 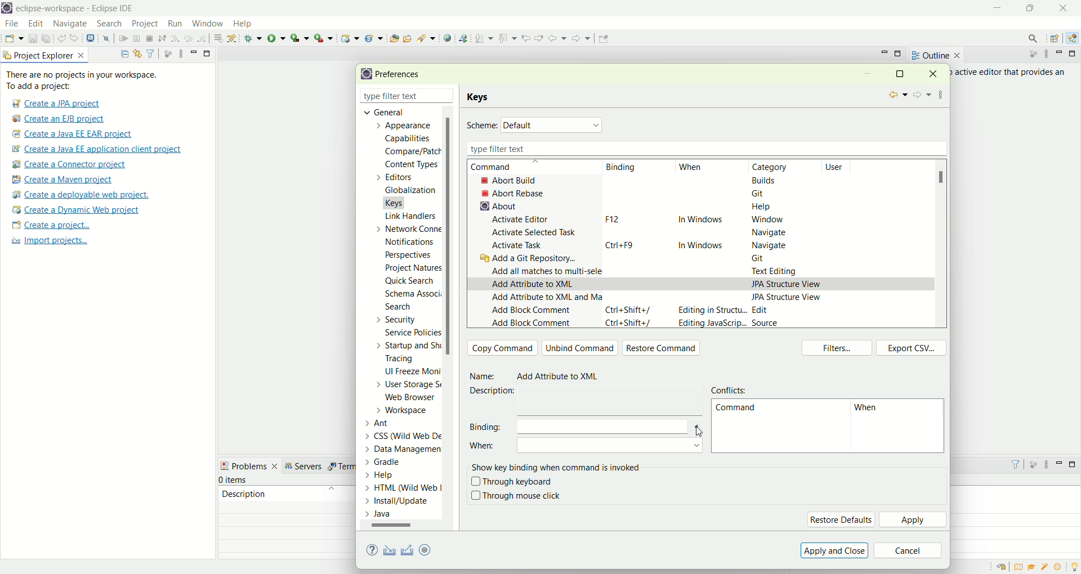 What do you see at coordinates (945, 177) in the screenshot?
I see `scroll bar` at bounding box center [945, 177].